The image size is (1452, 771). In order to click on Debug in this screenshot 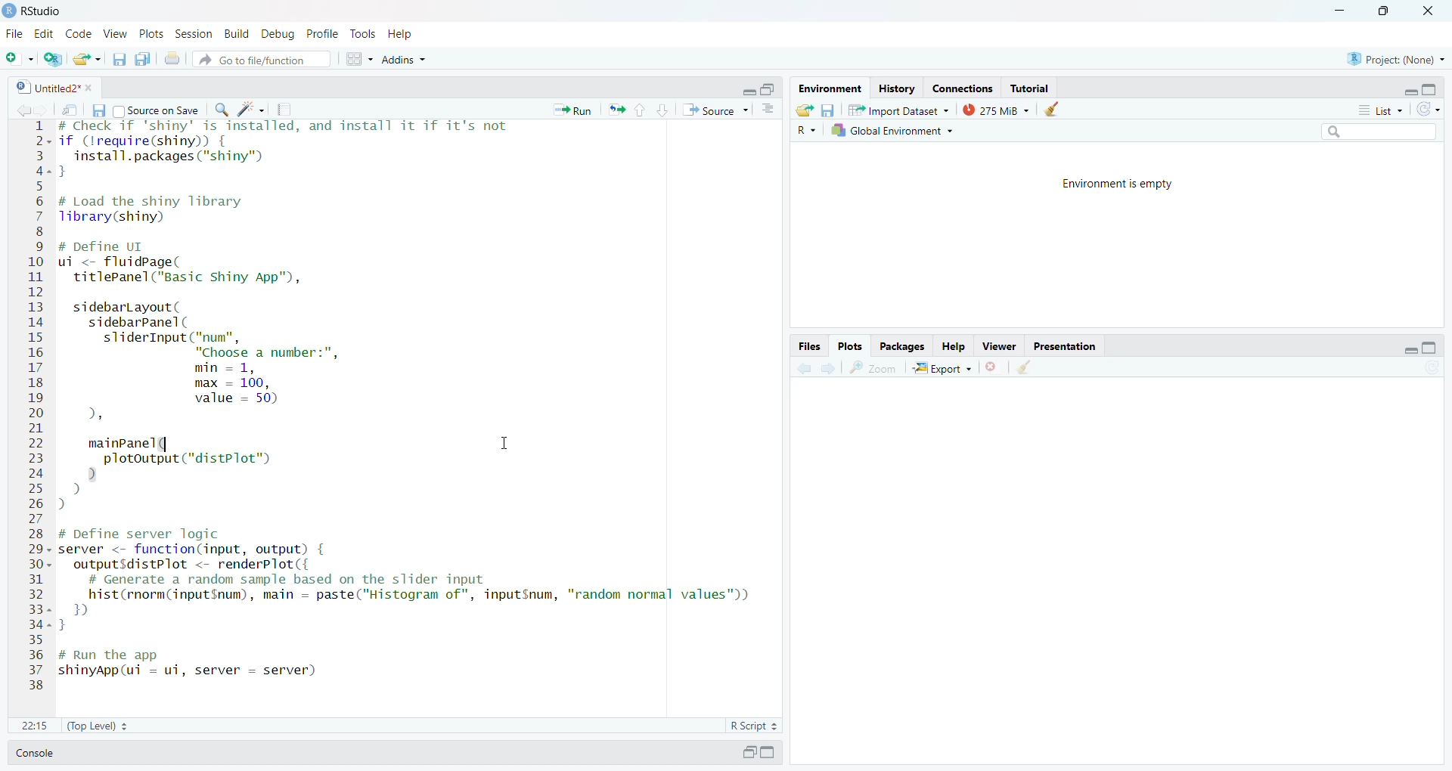, I will do `click(279, 34)`.